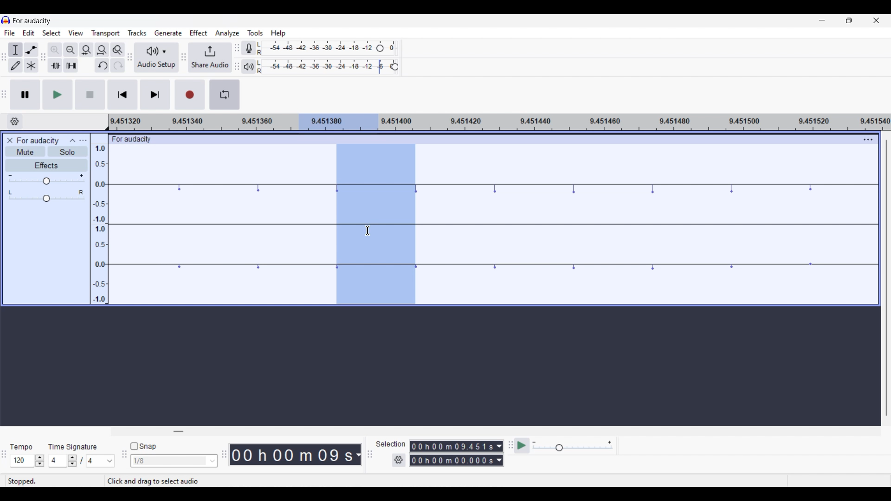  What do you see at coordinates (56, 65) in the screenshot?
I see `Trim audio outside selection` at bounding box center [56, 65].